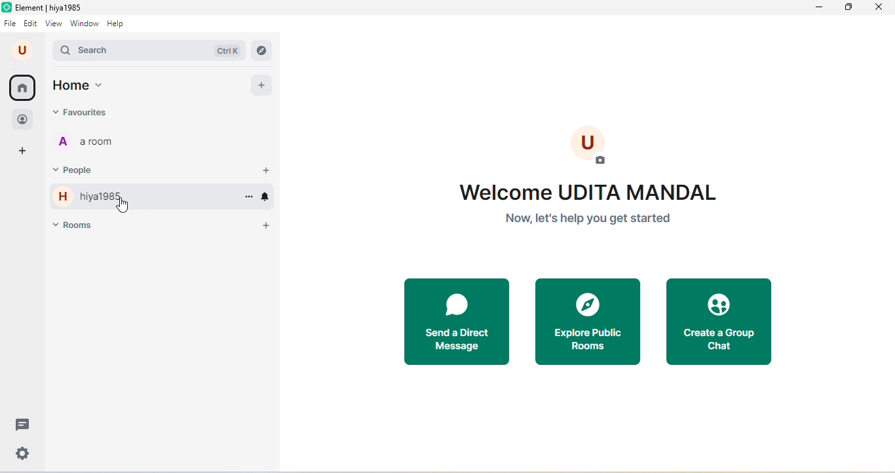 The image size is (895, 473). Describe the element at coordinates (266, 170) in the screenshot. I see `Add People ` at that location.